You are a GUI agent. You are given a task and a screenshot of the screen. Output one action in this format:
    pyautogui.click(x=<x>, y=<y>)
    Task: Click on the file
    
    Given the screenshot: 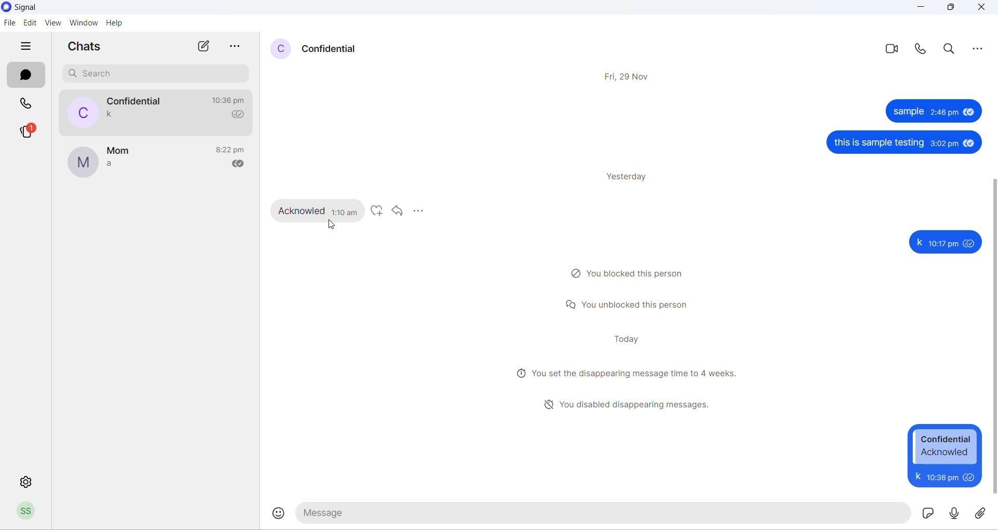 What is the action you would take?
    pyautogui.click(x=9, y=23)
    